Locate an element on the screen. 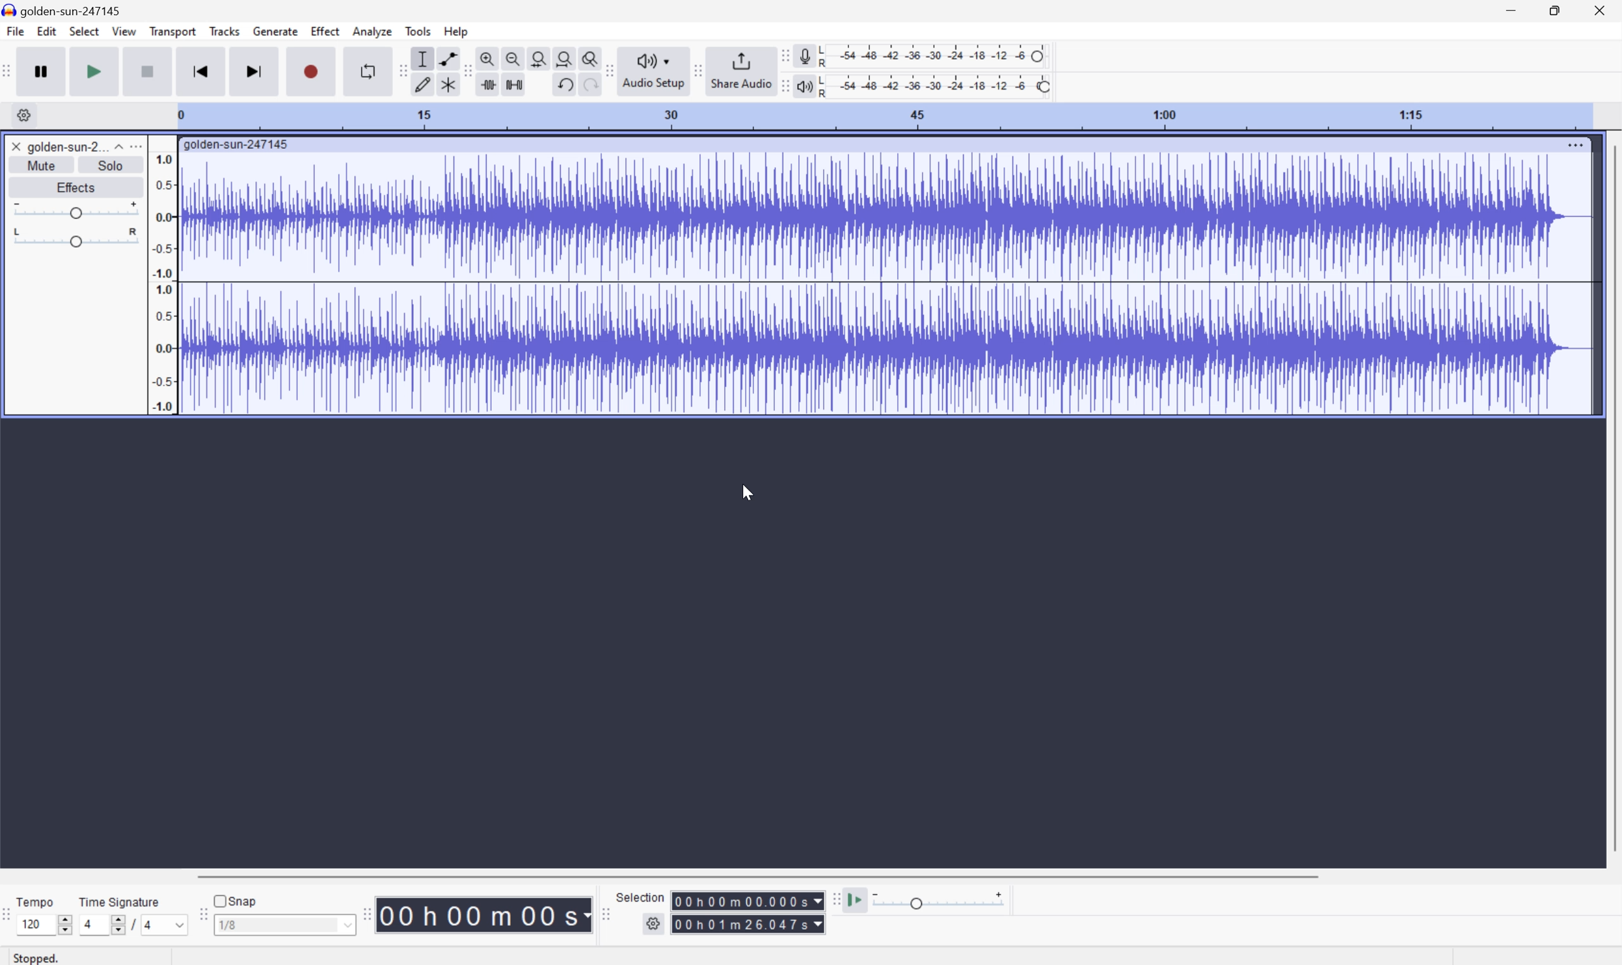 This screenshot has height=965, width=1622. Selection is located at coordinates (643, 897).